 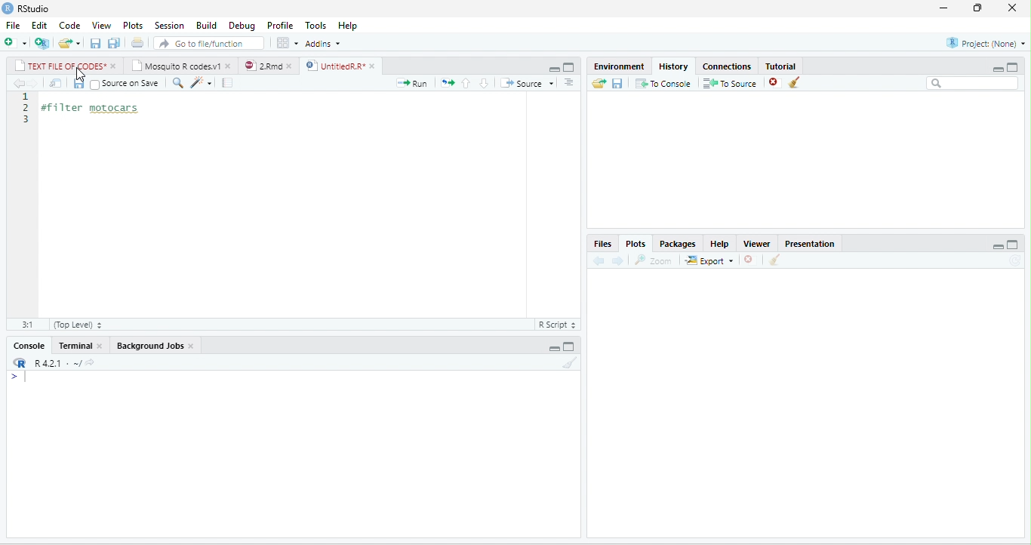 What do you see at coordinates (202, 83) in the screenshot?
I see `code tools` at bounding box center [202, 83].